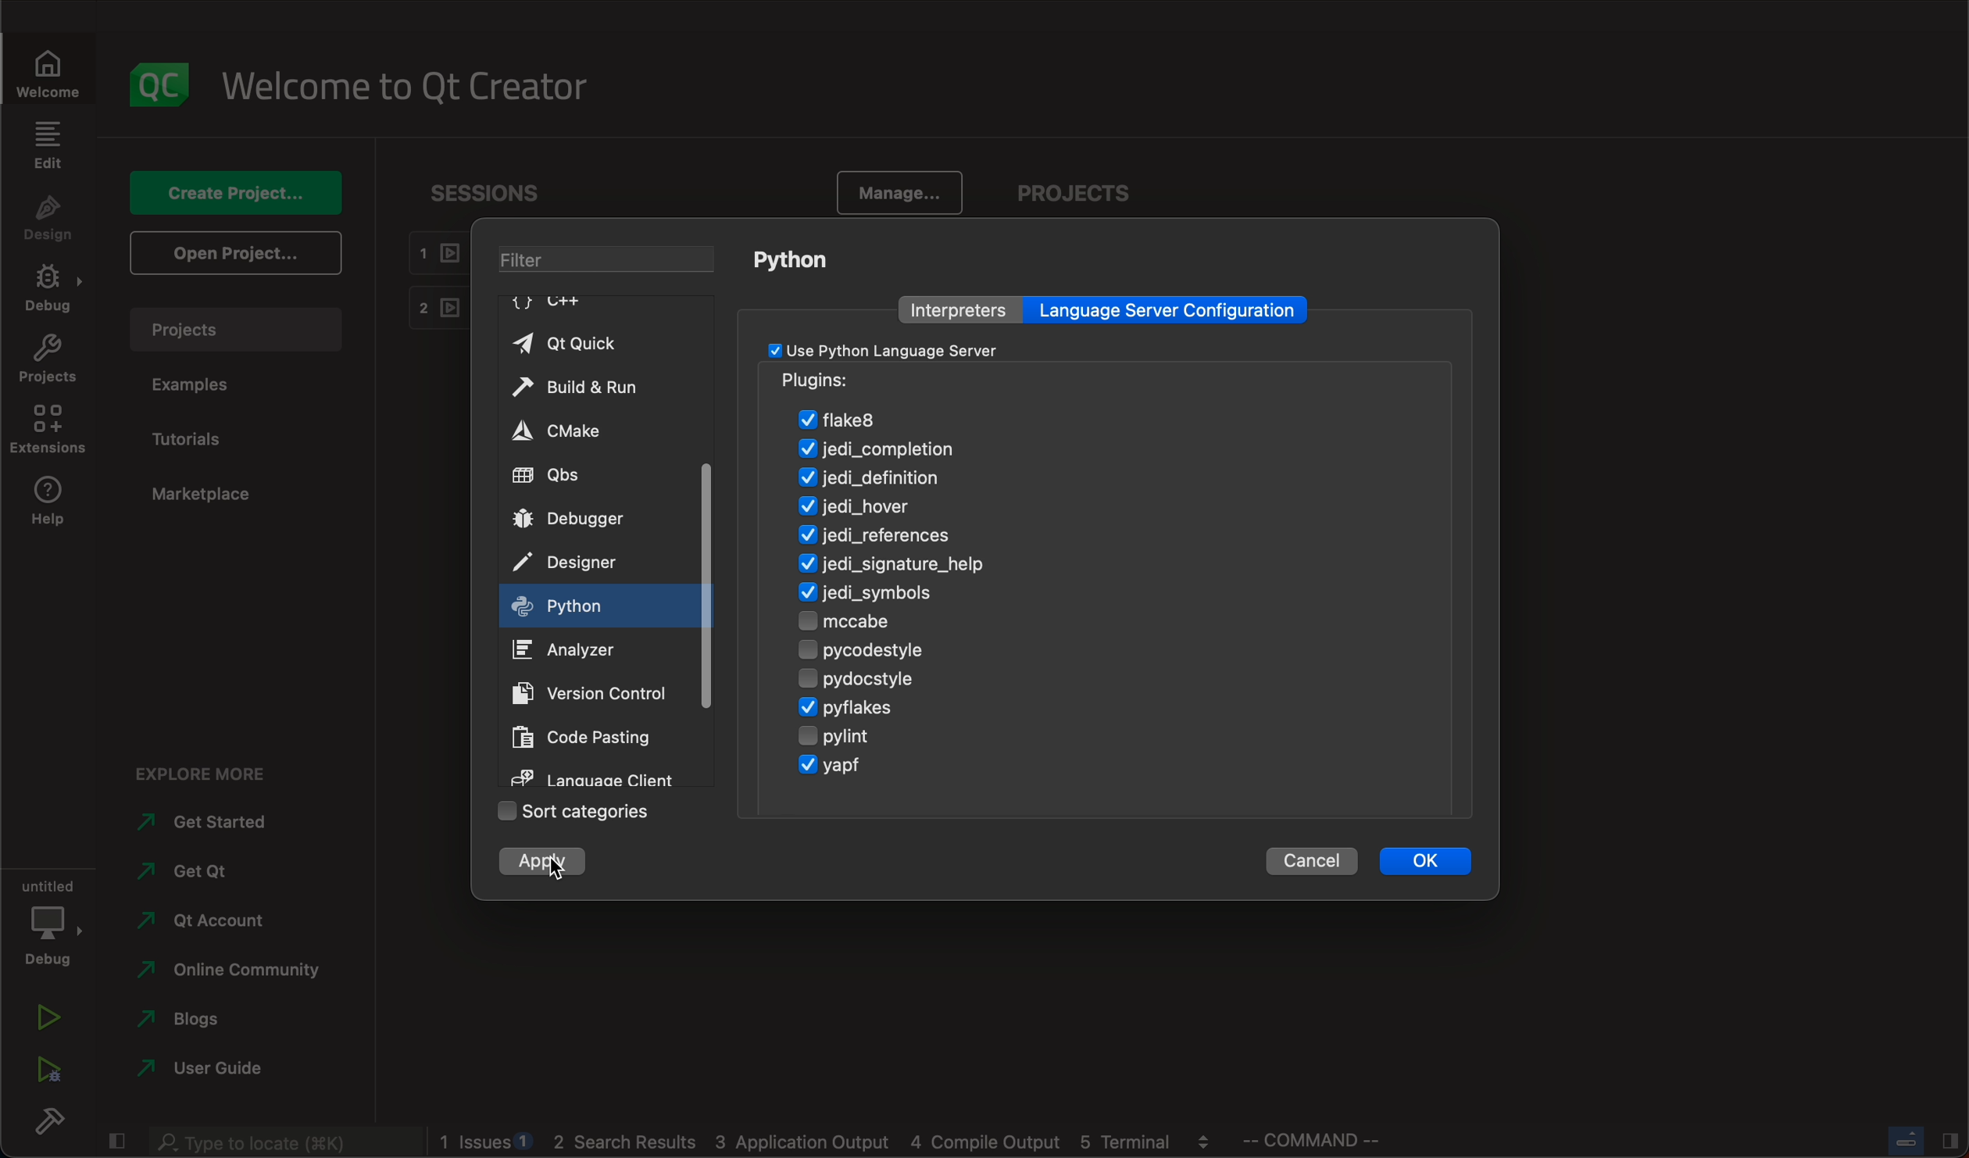  Describe the element at coordinates (884, 621) in the screenshot. I see `mccabe` at that location.